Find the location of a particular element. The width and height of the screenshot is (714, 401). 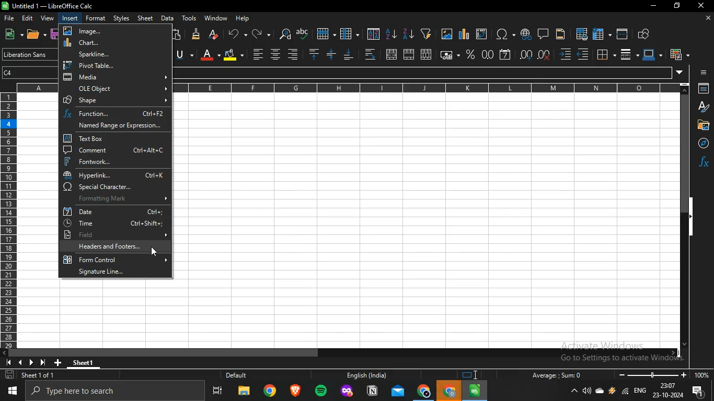

paste is located at coordinates (178, 34).